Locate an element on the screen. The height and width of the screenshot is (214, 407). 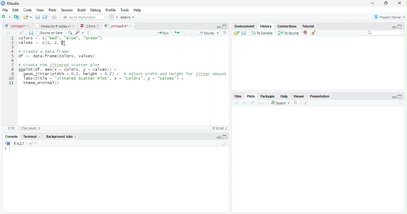
close is located at coordinates (98, 26).